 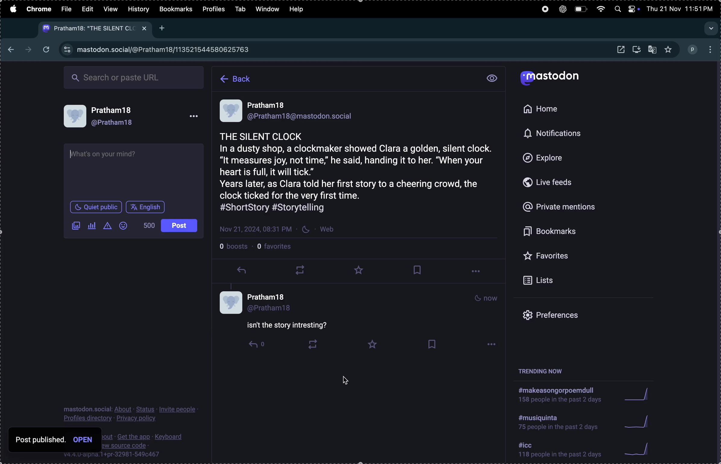 I want to click on private mentions, so click(x=568, y=208).